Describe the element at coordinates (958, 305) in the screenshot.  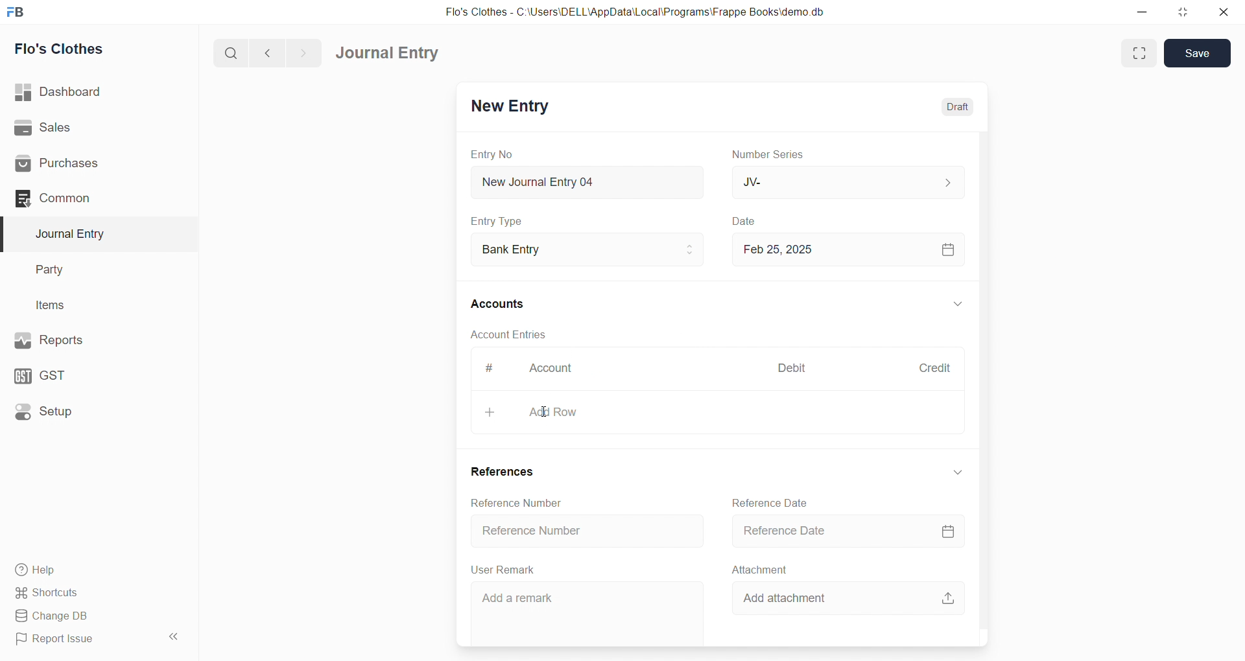
I see `Expand/Collapse` at that location.